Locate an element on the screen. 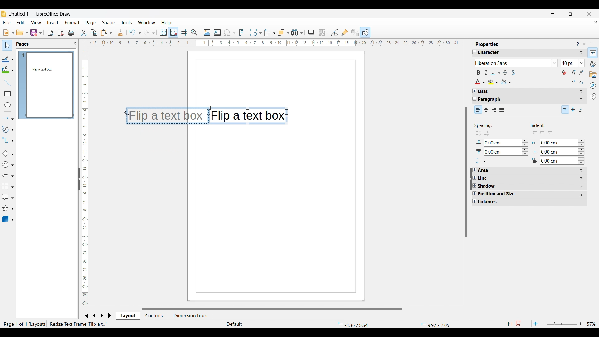 Image resolution: width=599 pixels, height=337 pixels. Zoom and pan is located at coordinates (194, 33).